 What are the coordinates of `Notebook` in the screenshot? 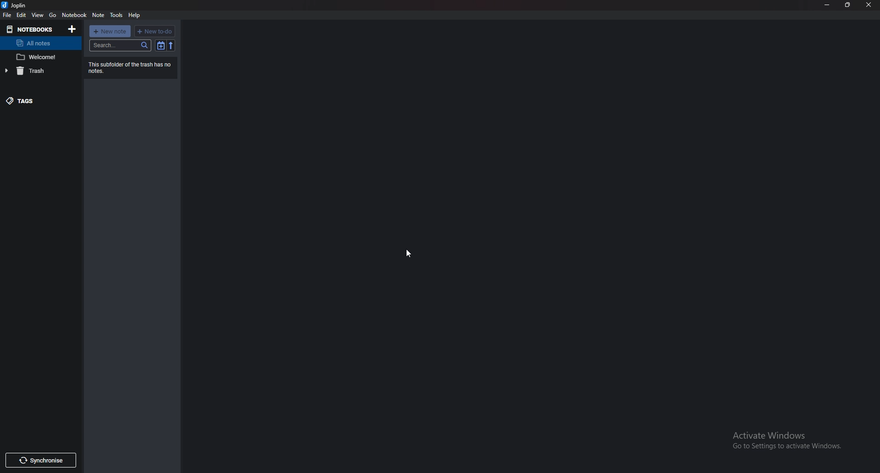 It's located at (75, 15).